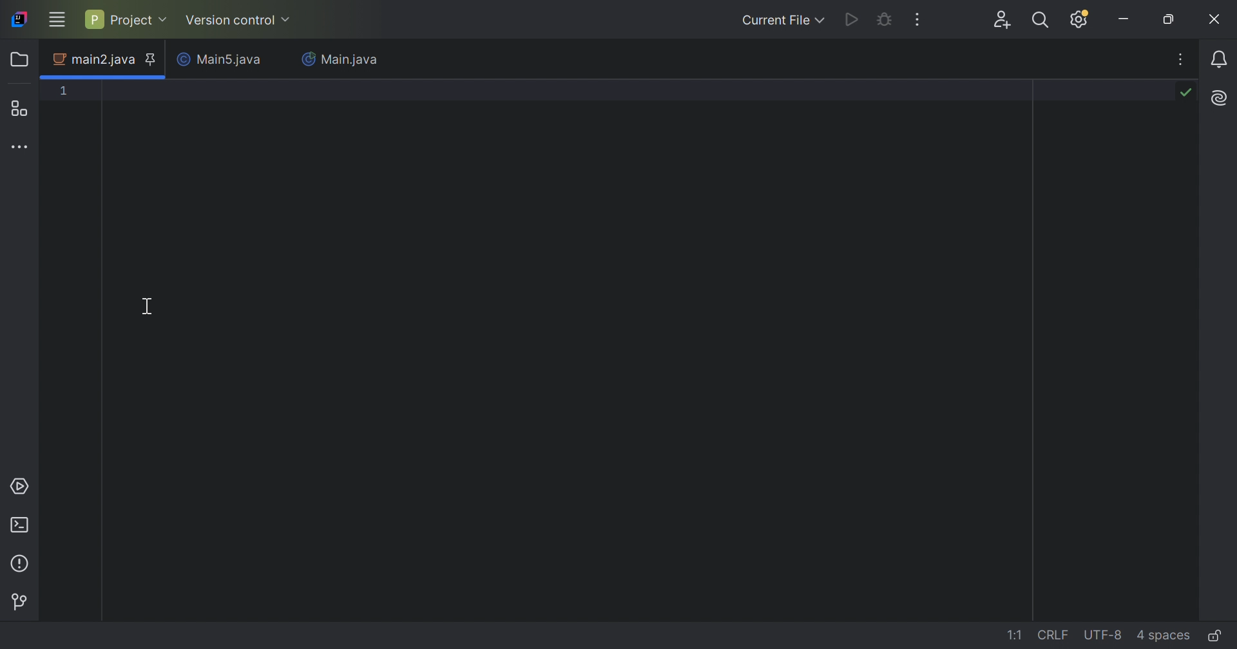 This screenshot has height=649, width=1237. I want to click on Version control, so click(239, 22).